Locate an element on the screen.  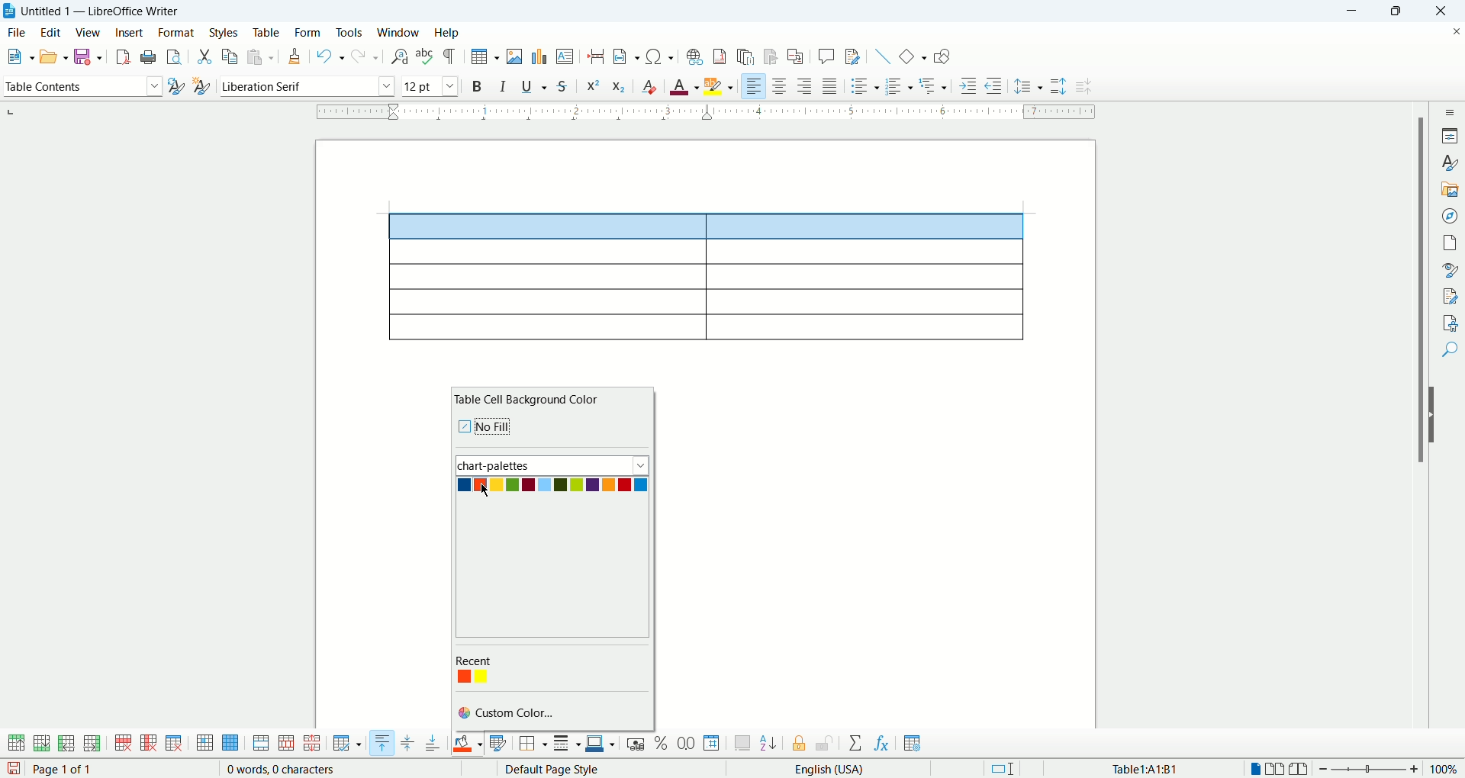
insert line is located at coordinates (883, 56).